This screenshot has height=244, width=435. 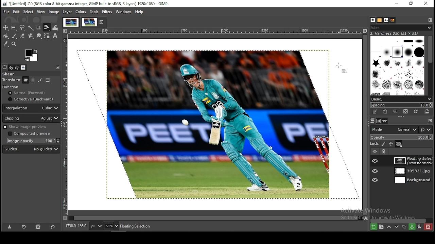 What do you see at coordinates (30, 134) in the screenshot?
I see `Composited preview` at bounding box center [30, 134].